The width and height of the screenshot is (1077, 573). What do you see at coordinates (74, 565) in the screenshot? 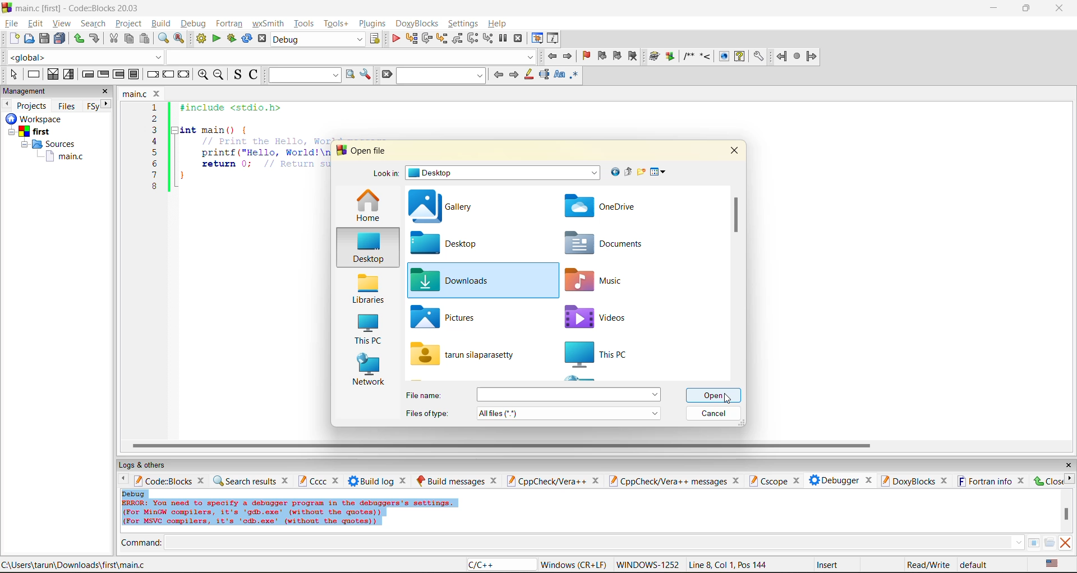
I see `file location` at bounding box center [74, 565].